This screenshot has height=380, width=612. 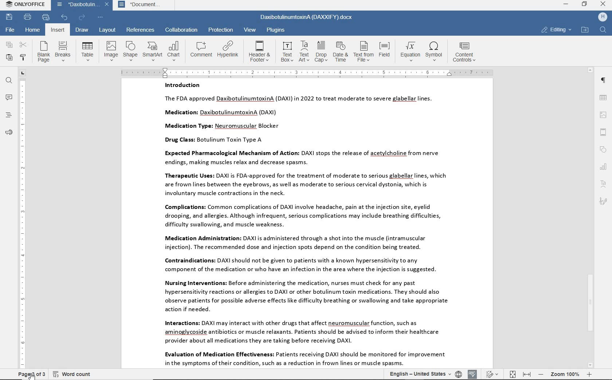 What do you see at coordinates (72, 374) in the screenshot?
I see `word count` at bounding box center [72, 374].